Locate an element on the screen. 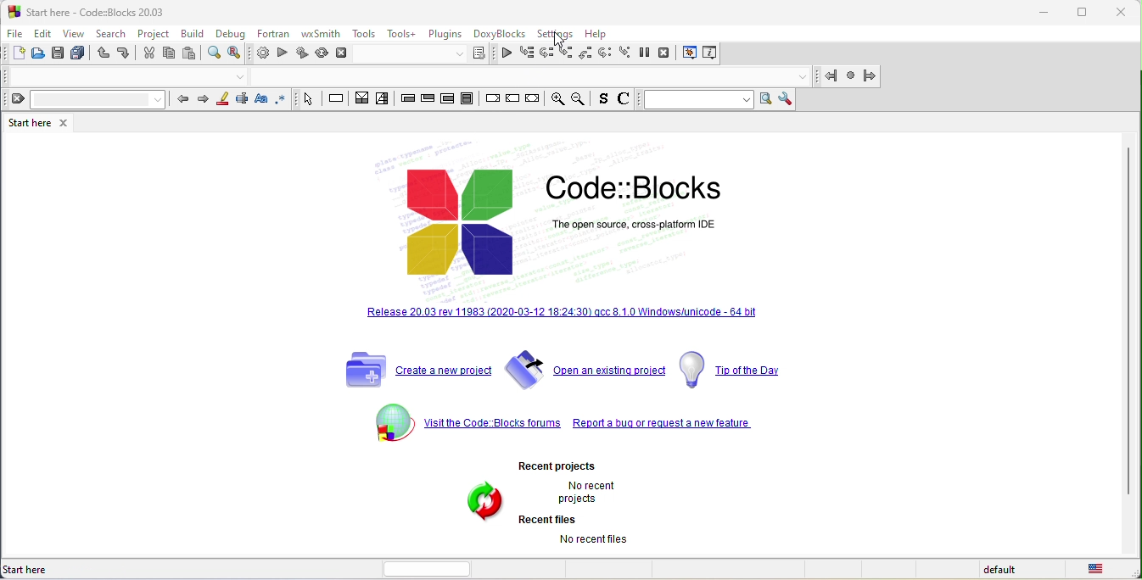  vertical scroll bar is located at coordinates (1128, 324).